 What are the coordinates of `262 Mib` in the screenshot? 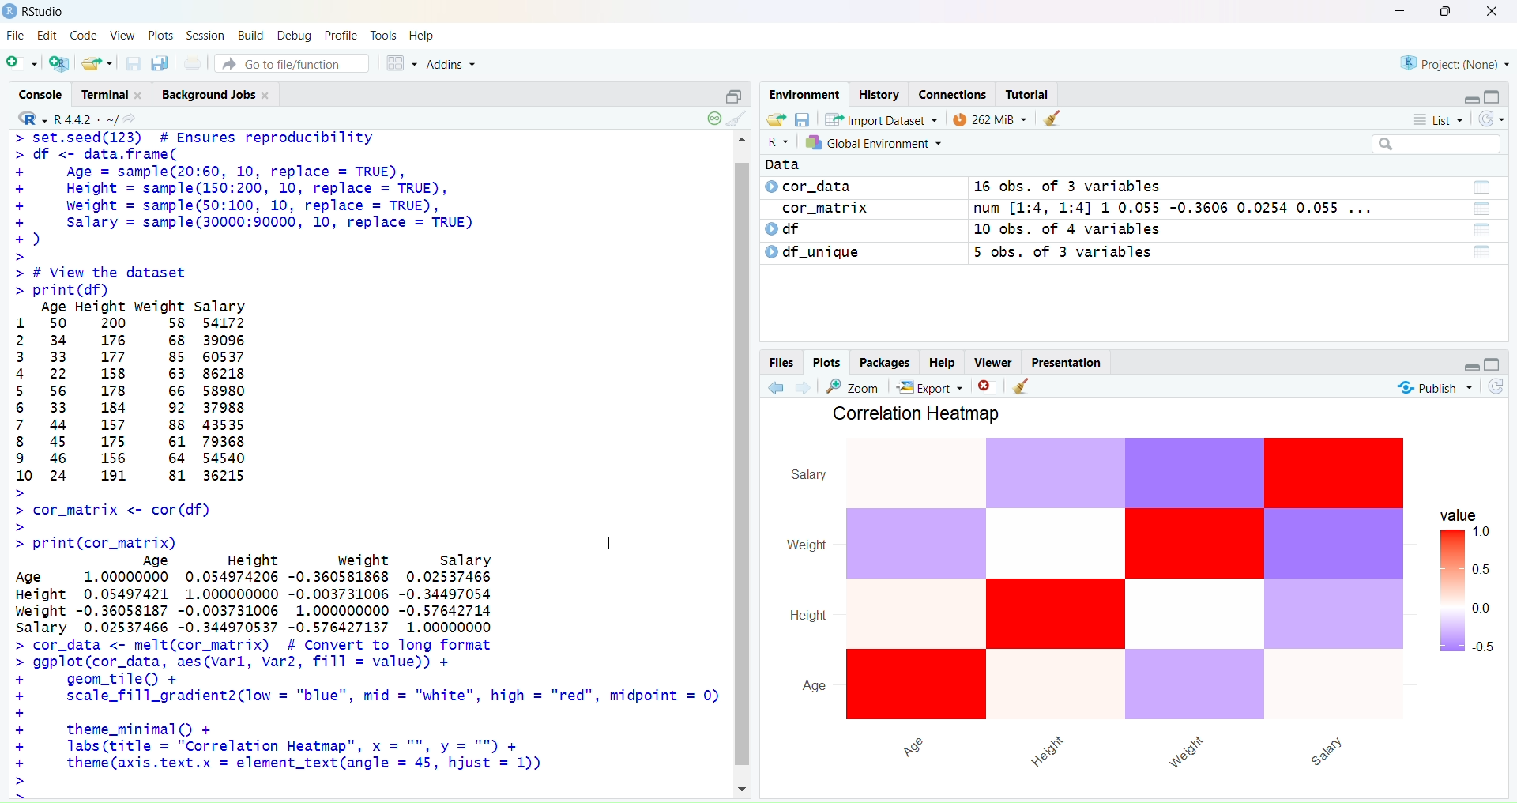 It's located at (989, 117).